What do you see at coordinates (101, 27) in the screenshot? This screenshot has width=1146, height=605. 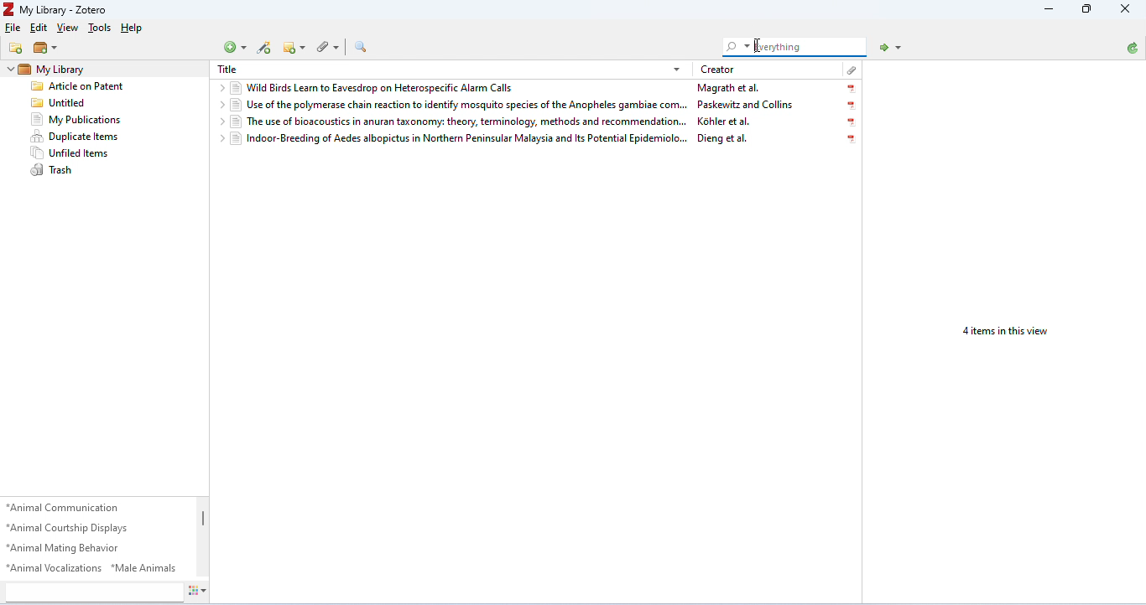 I see `Tools` at bounding box center [101, 27].